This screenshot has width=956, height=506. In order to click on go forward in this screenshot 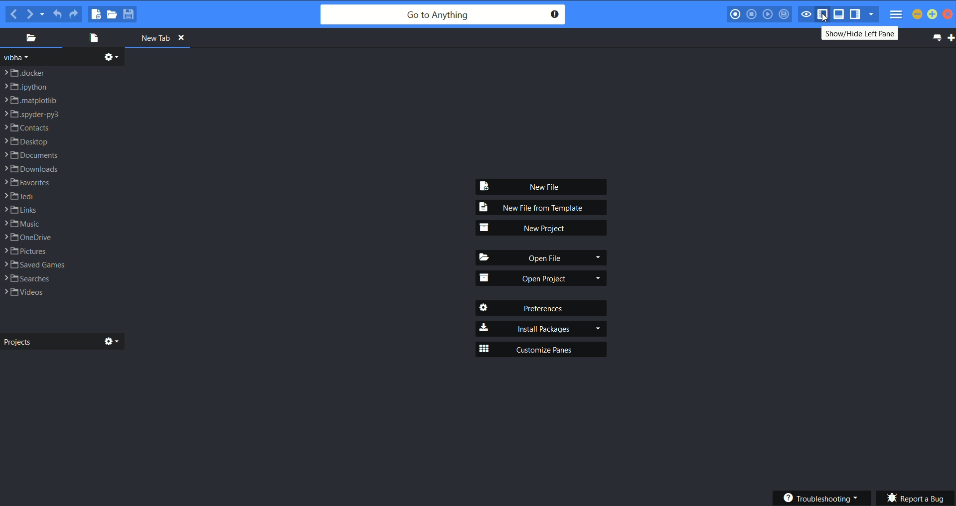, I will do `click(30, 14)`.